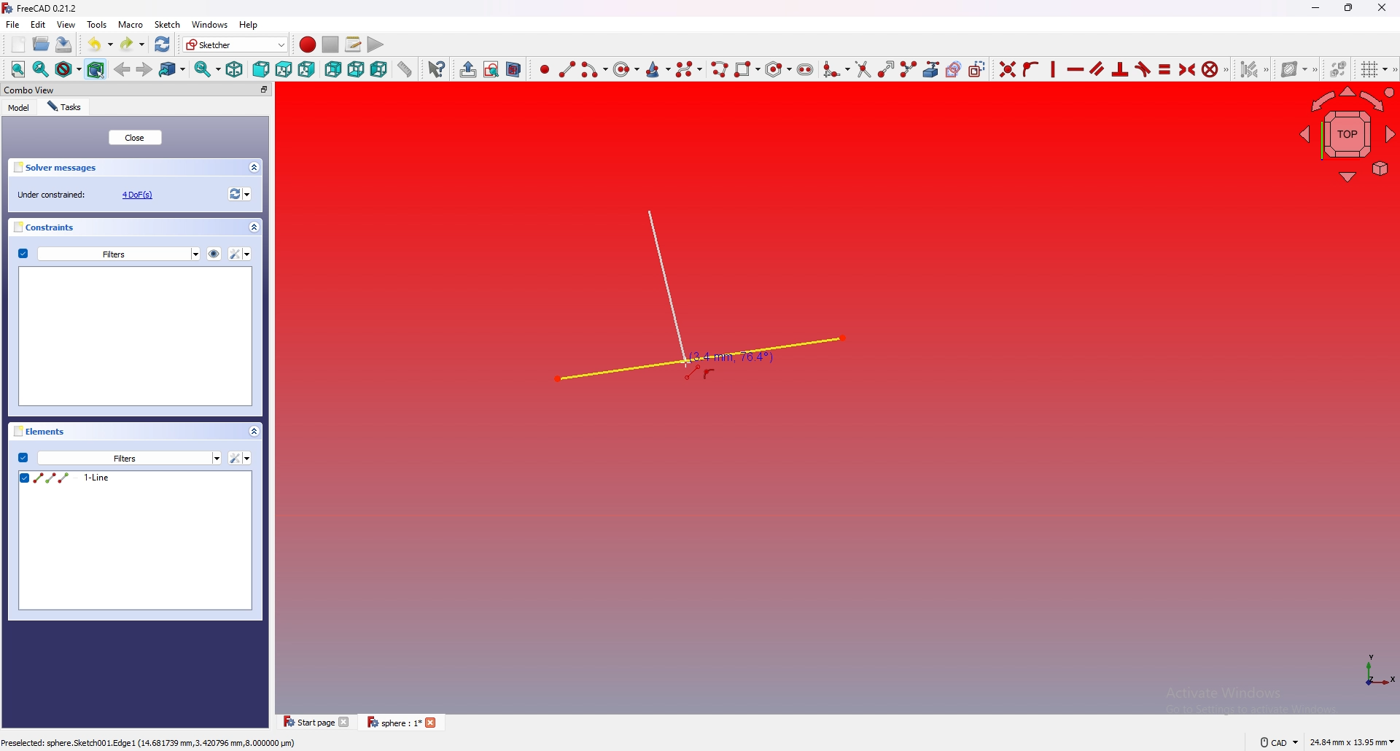 Image resolution: width=1400 pixels, height=751 pixels. What do you see at coordinates (144, 69) in the screenshot?
I see `Forward` at bounding box center [144, 69].